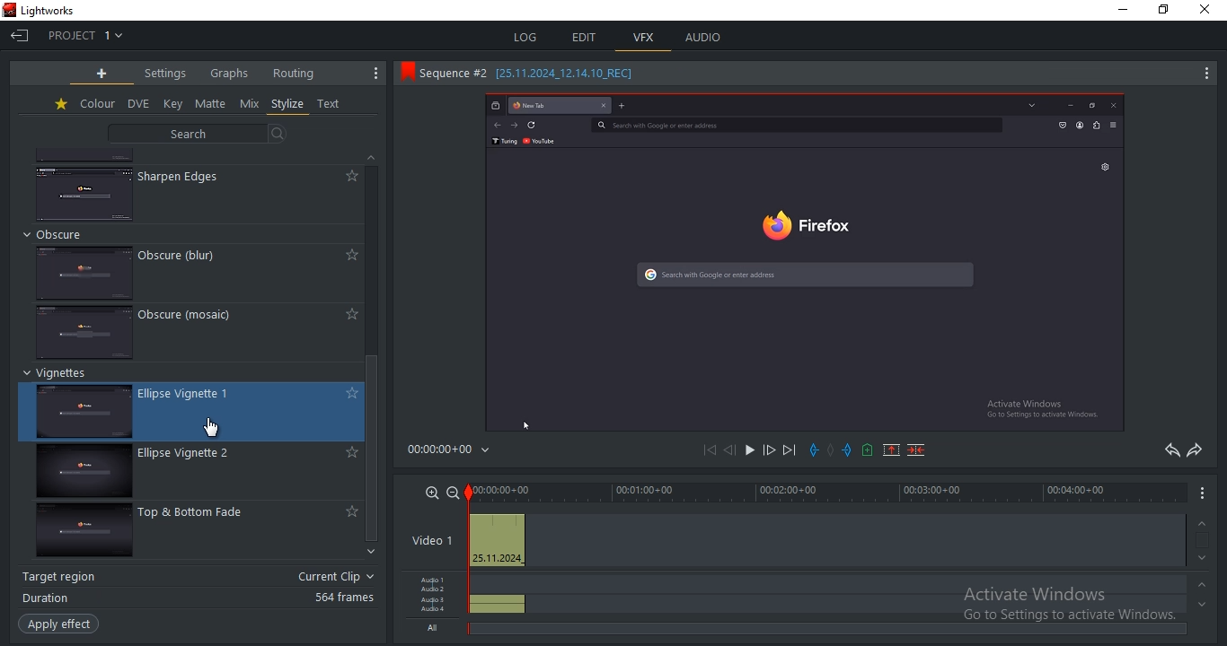 This screenshot has width=1227, height=646. What do you see at coordinates (1205, 588) in the screenshot?
I see `greyed out up arrow` at bounding box center [1205, 588].